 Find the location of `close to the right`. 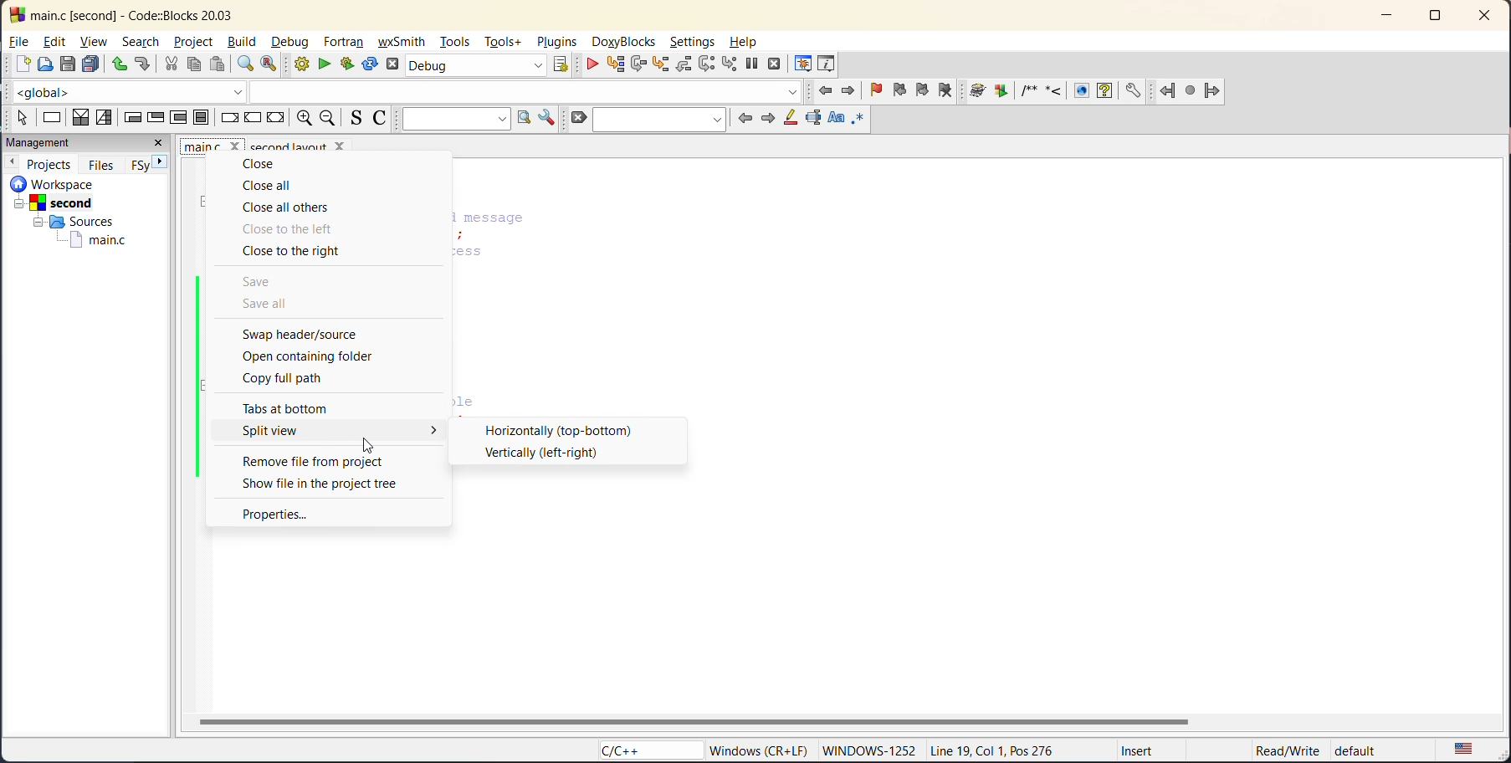

close to the right is located at coordinates (304, 253).